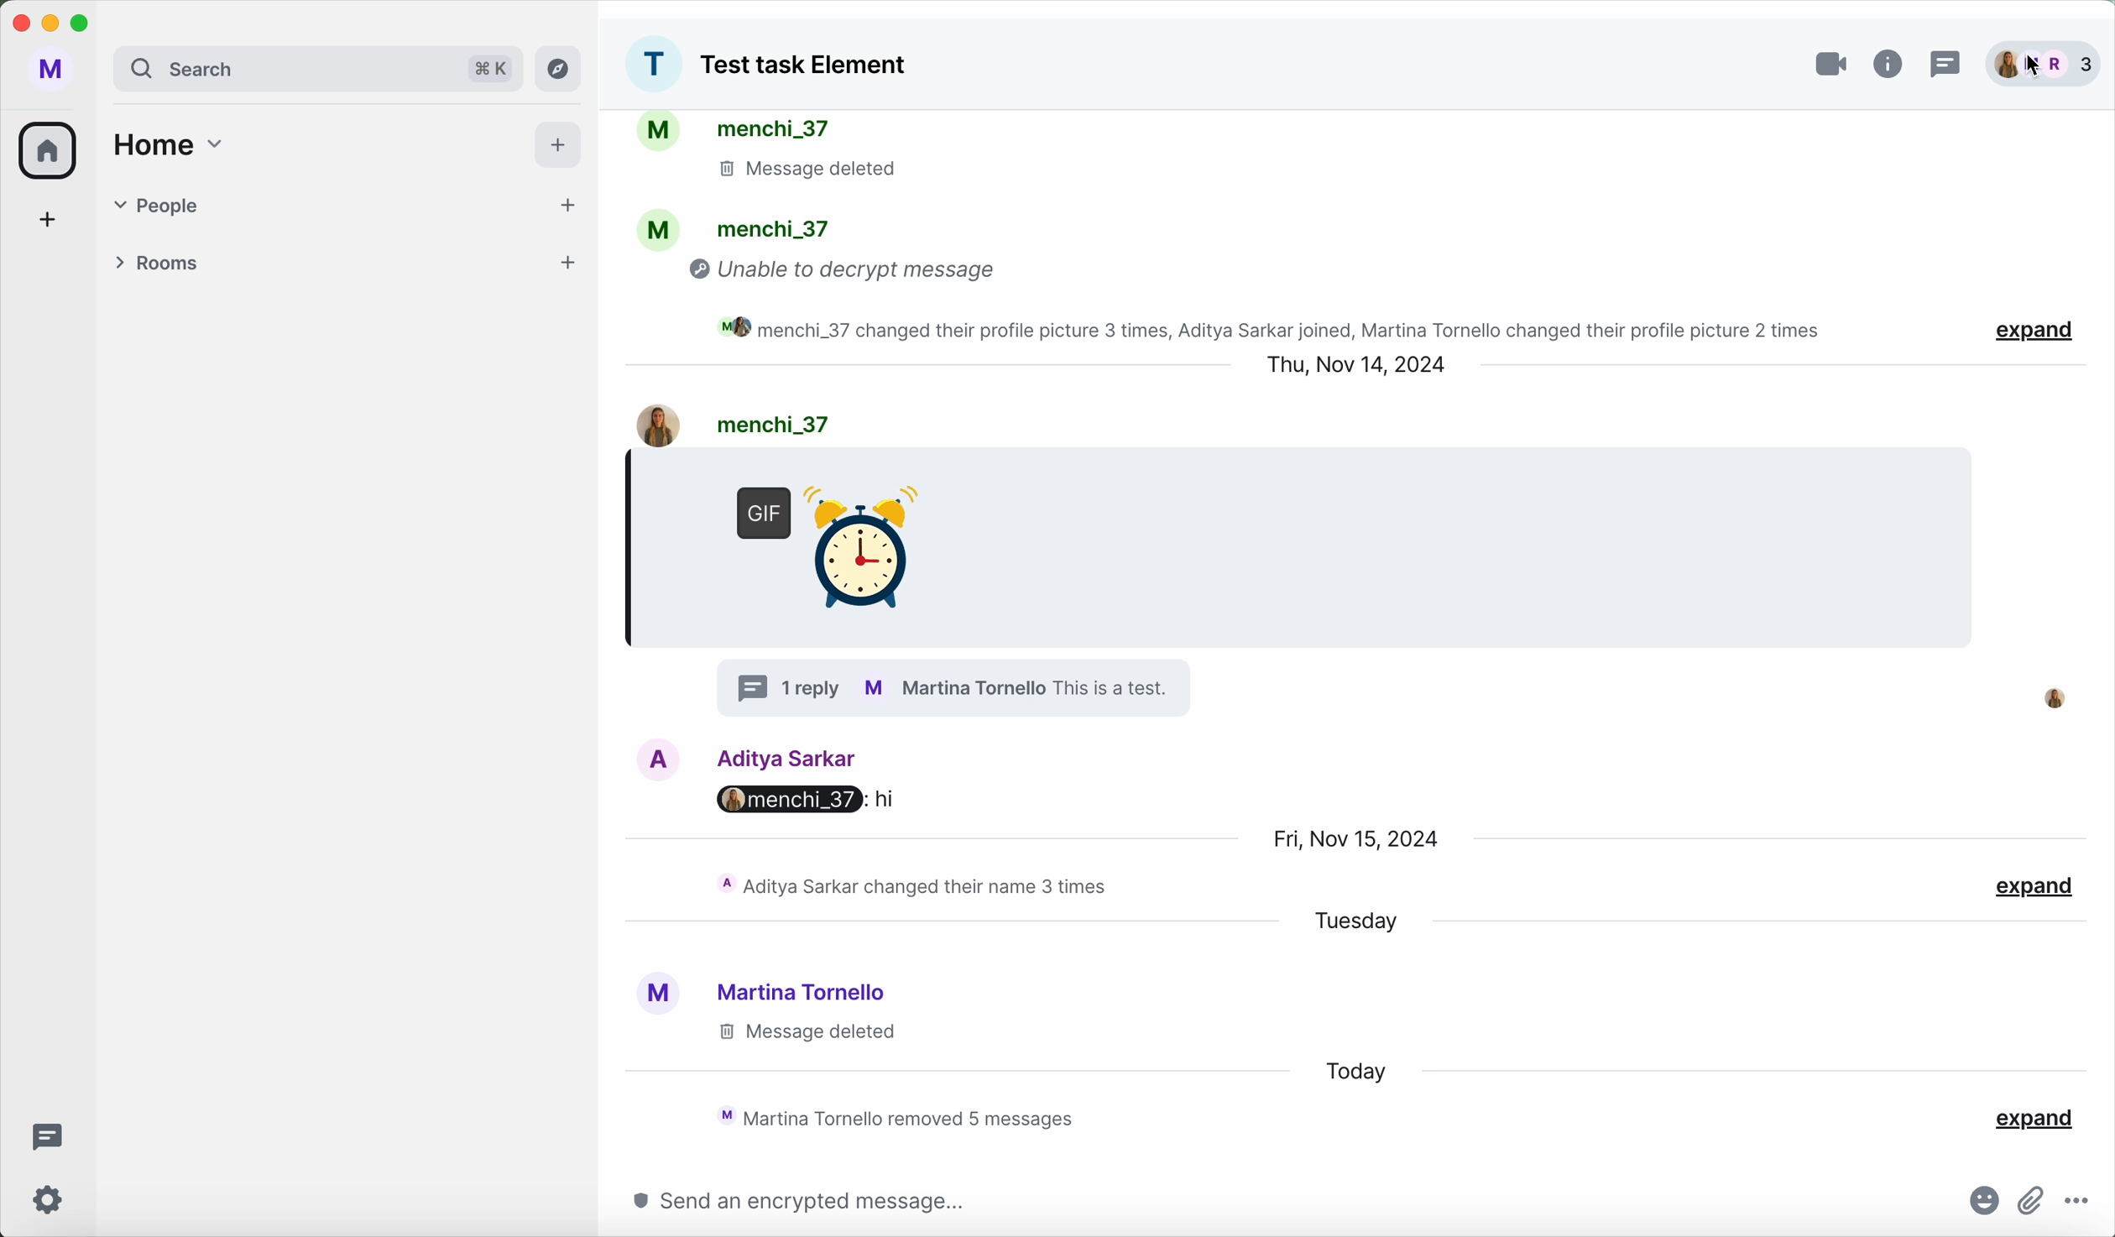 The image size is (2115, 1237). What do you see at coordinates (766, 421) in the screenshot?
I see `user` at bounding box center [766, 421].